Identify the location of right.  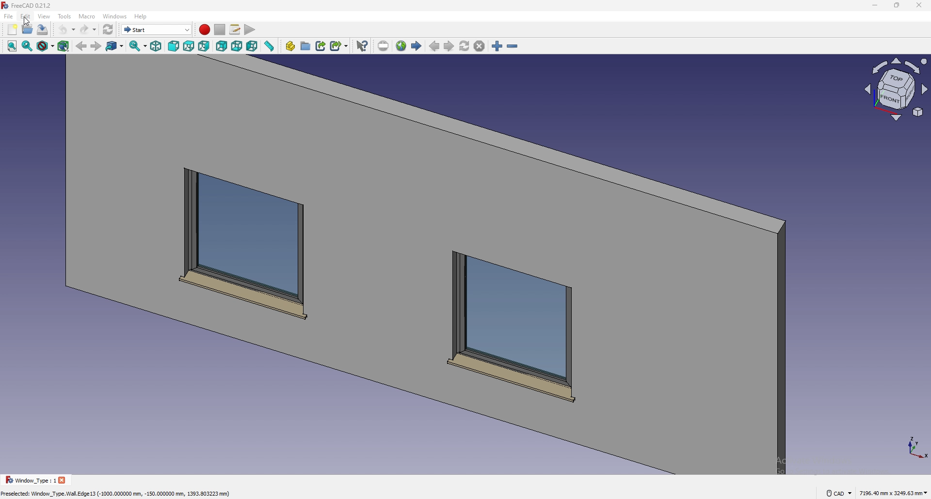
(204, 46).